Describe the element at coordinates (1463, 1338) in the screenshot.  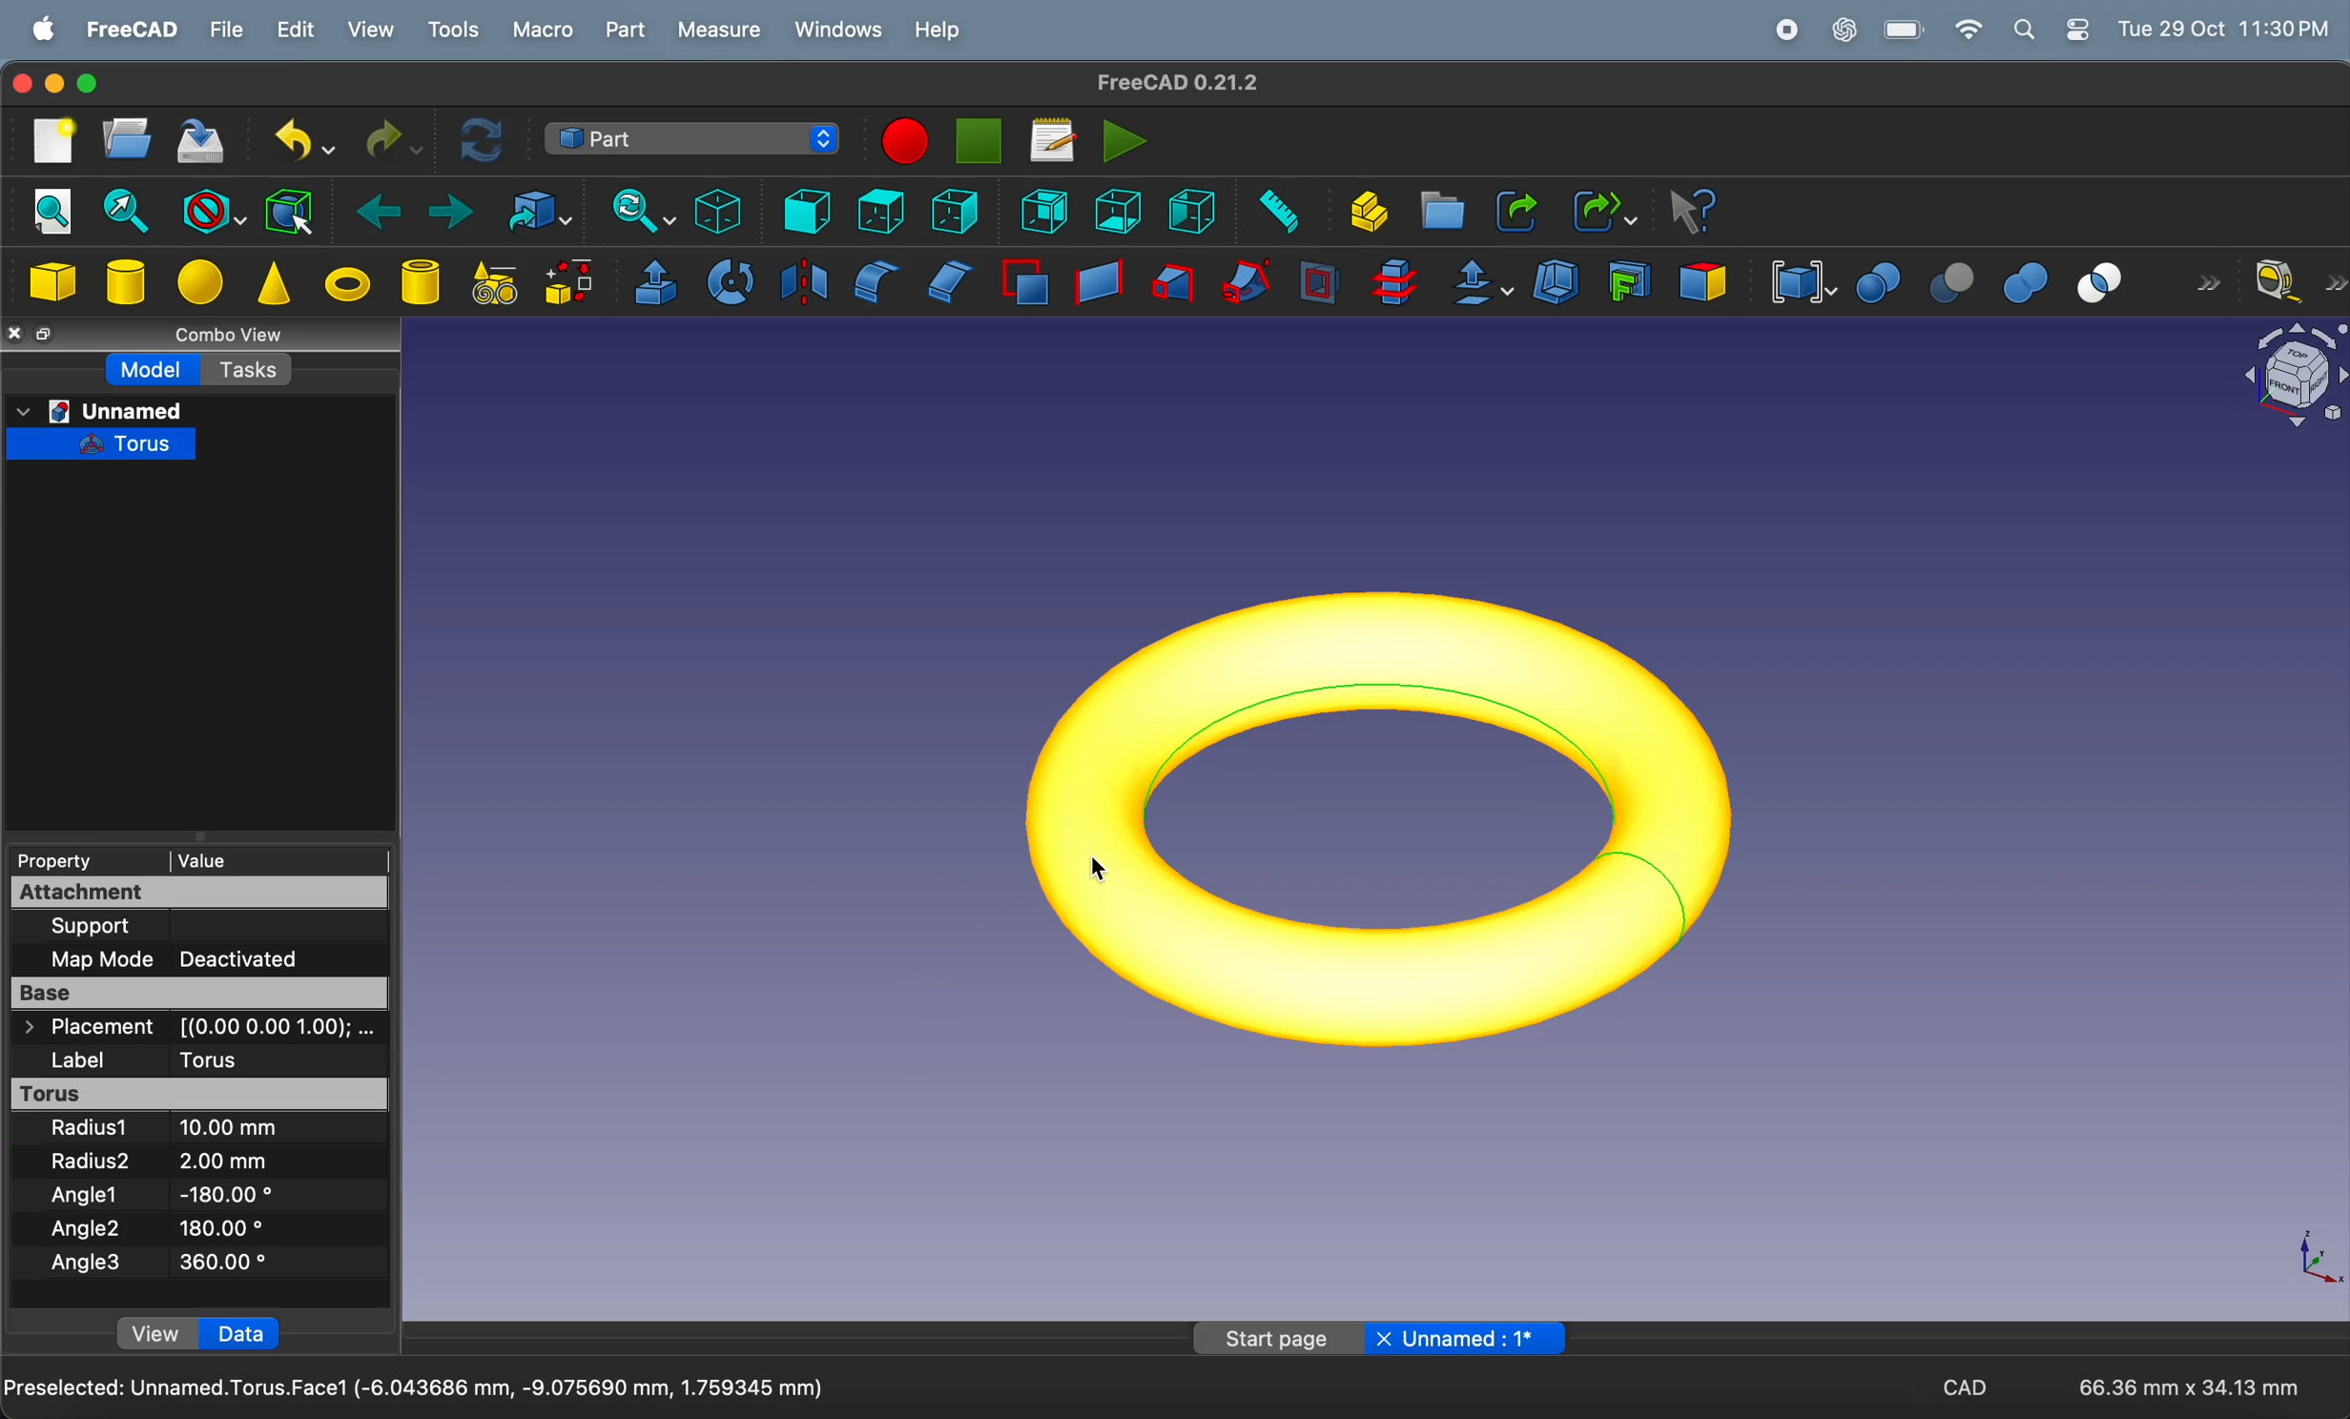
I see `Unnamed: 1` at that location.